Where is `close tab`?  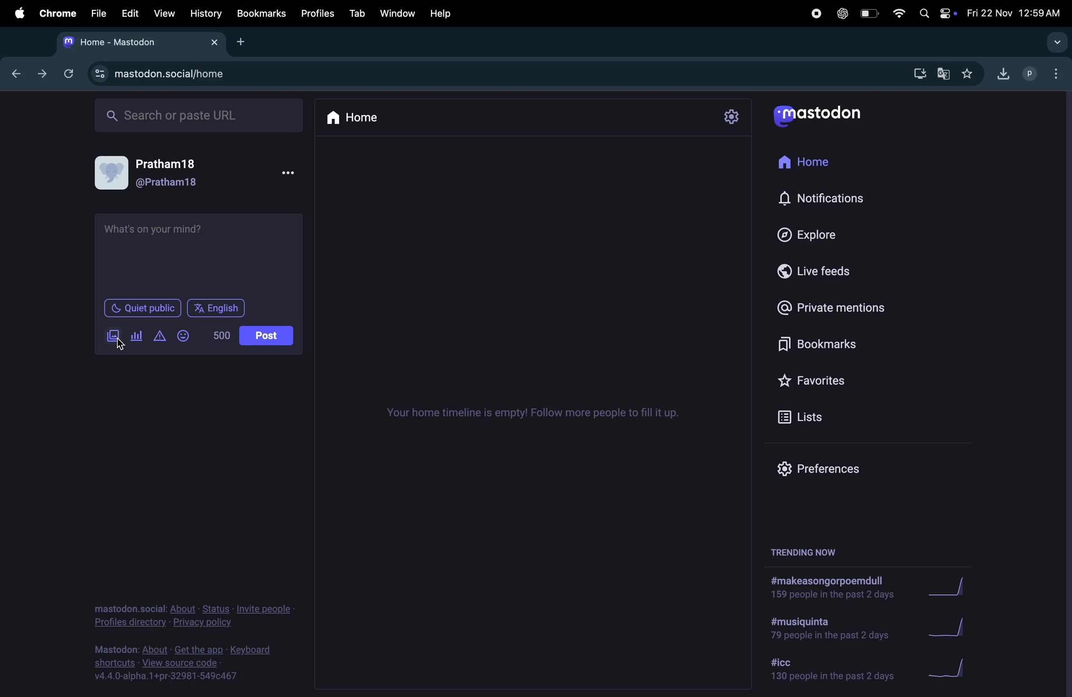 close tab is located at coordinates (216, 41).